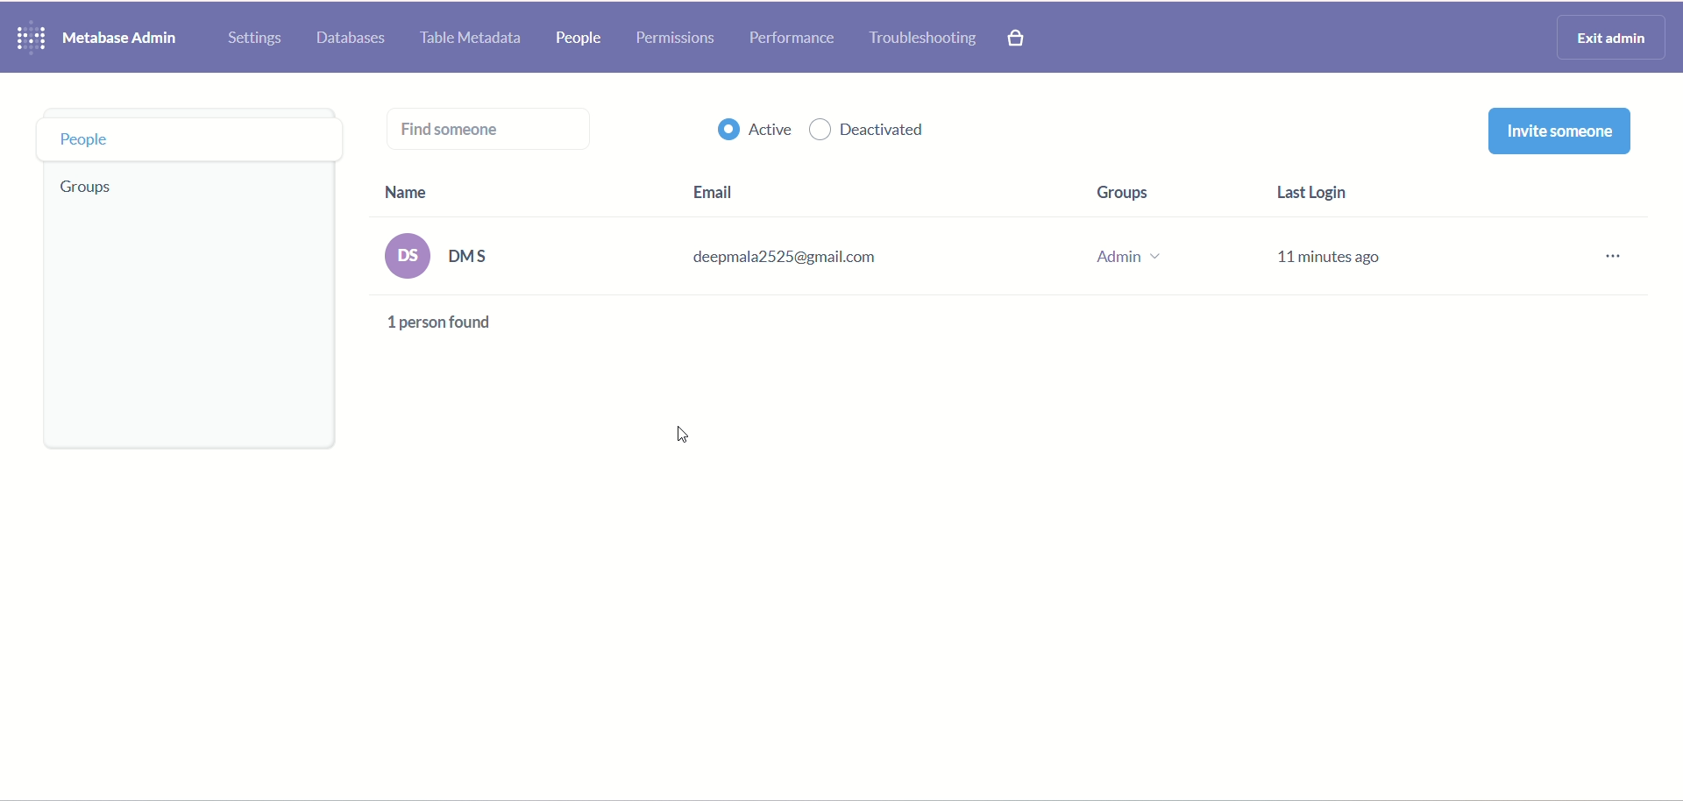  Describe the element at coordinates (32, 37) in the screenshot. I see `logo` at that location.